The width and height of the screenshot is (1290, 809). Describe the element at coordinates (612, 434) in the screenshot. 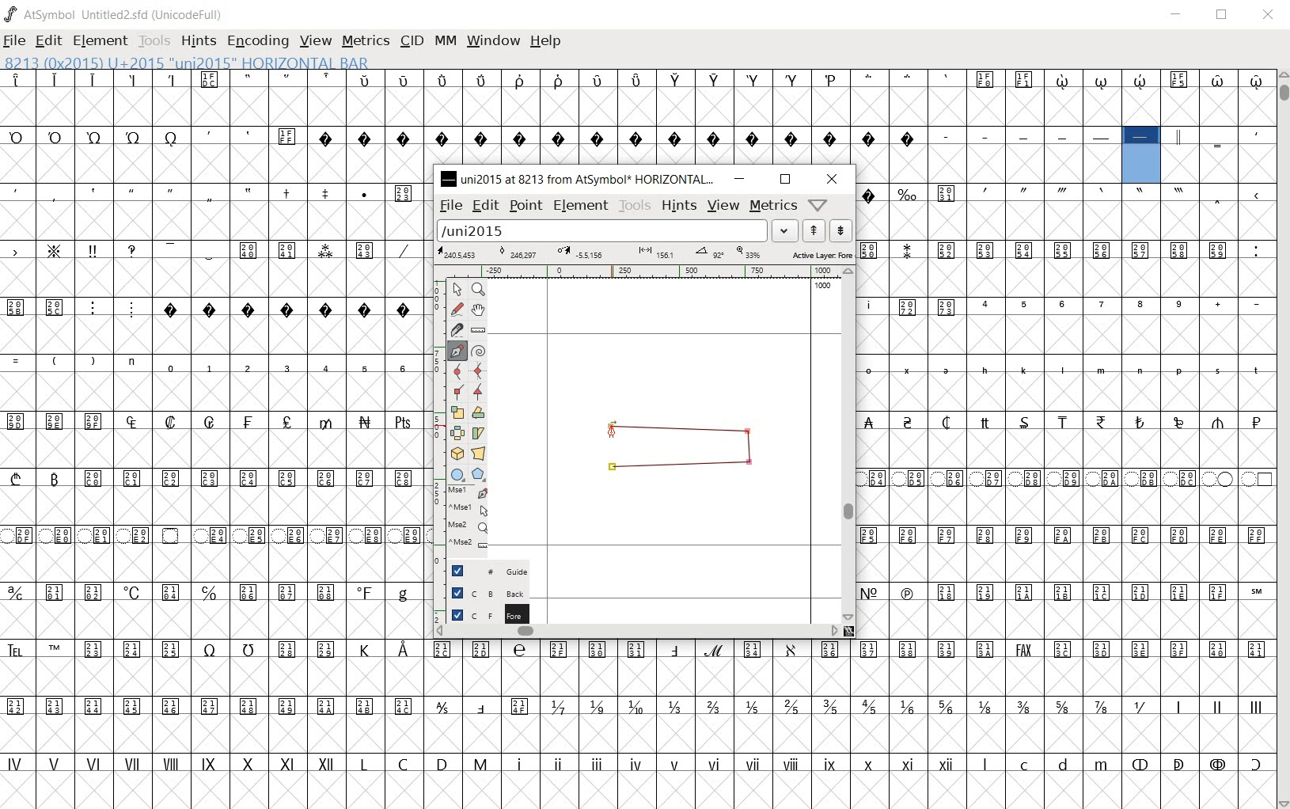

I see `Feltpen tool/cursor location` at that location.